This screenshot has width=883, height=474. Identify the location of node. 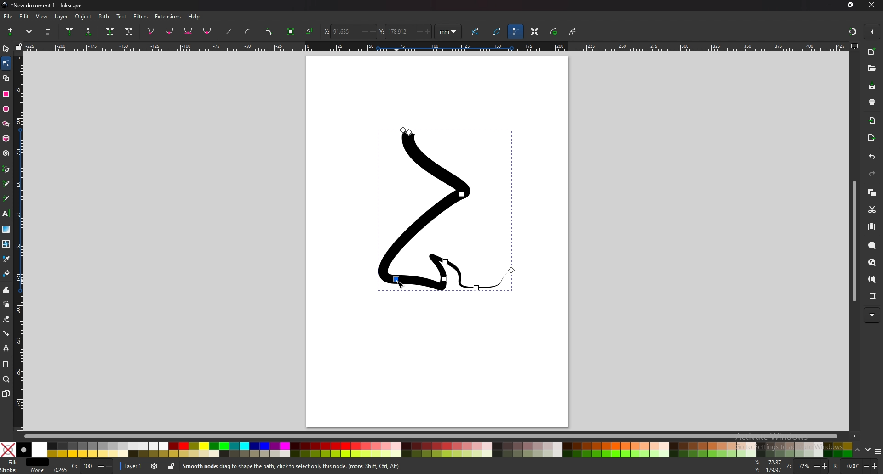
(6, 63).